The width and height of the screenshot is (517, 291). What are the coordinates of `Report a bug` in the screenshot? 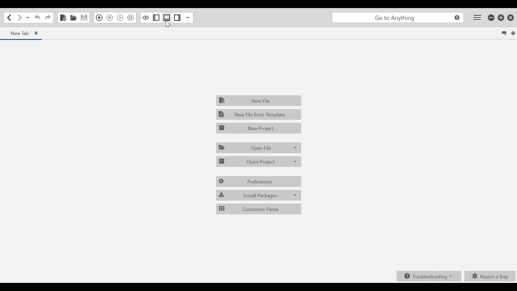 It's located at (489, 276).